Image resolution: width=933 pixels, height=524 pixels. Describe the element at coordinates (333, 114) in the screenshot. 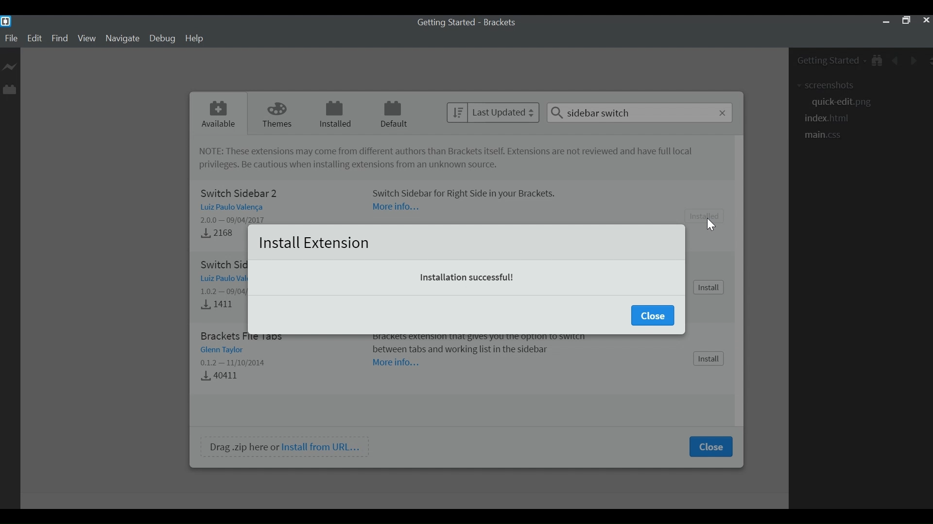

I see `Installed` at that location.